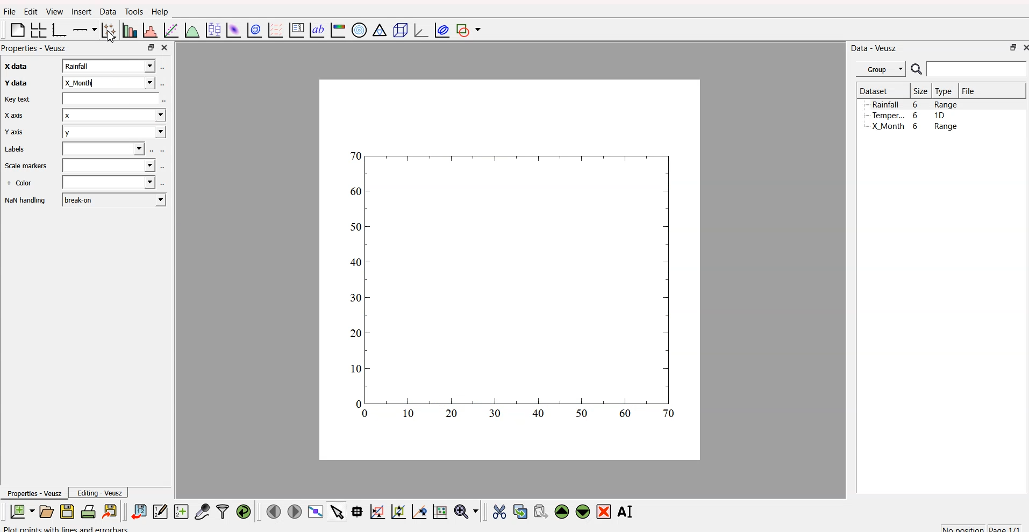 This screenshot has width=1029, height=532. Describe the element at coordinates (296, 31) in the screenshot. I see `plot key` at that location.